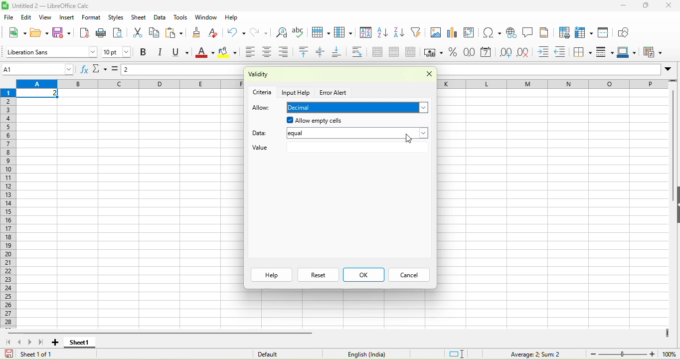  What do you see at coordinates (16, 32) in the screenshot?
I see `new` at bounding box center [16, 32].